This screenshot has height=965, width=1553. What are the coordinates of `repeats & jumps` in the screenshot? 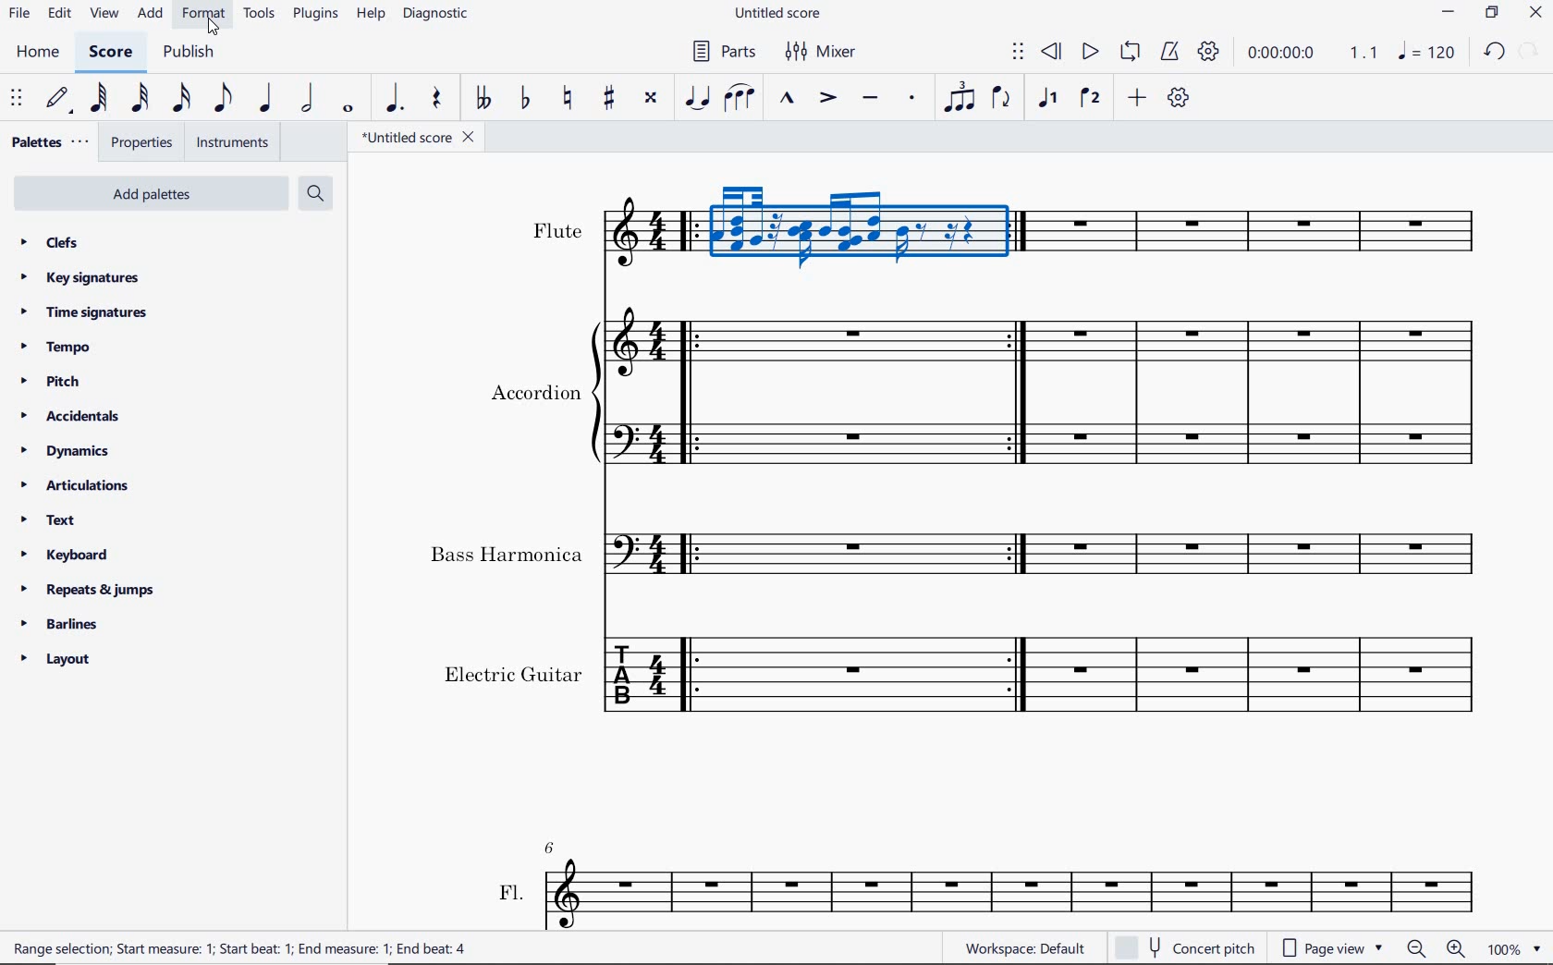 It's located at (93, 591).